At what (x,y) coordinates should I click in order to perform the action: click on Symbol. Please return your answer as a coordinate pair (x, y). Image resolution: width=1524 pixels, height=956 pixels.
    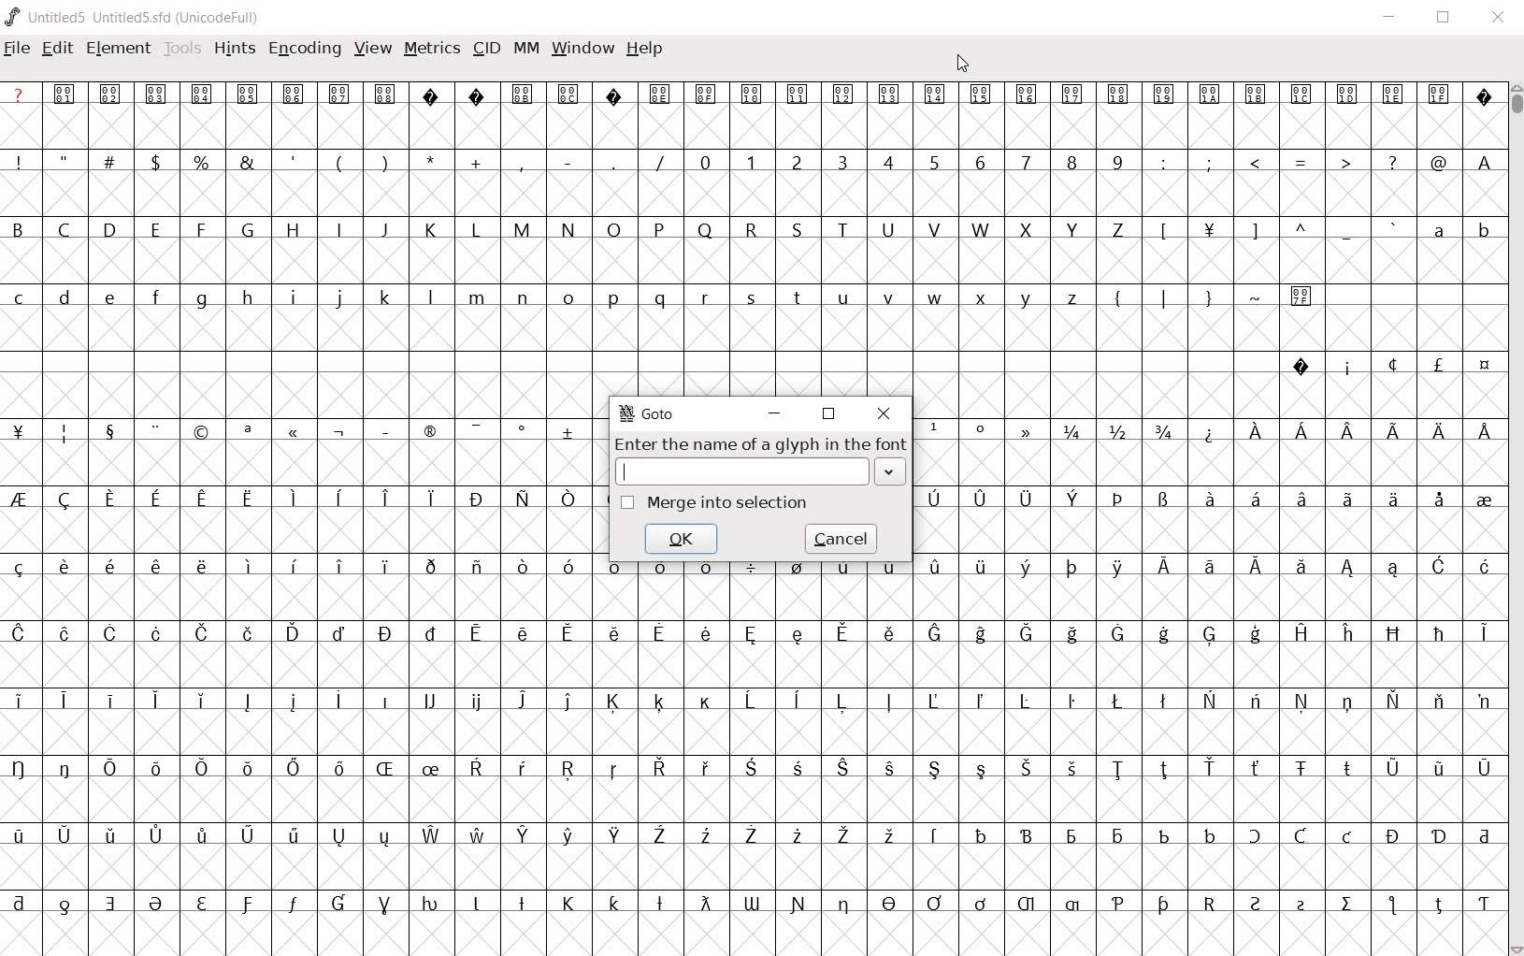
    Looking at the image, I should click on (1073, 905).